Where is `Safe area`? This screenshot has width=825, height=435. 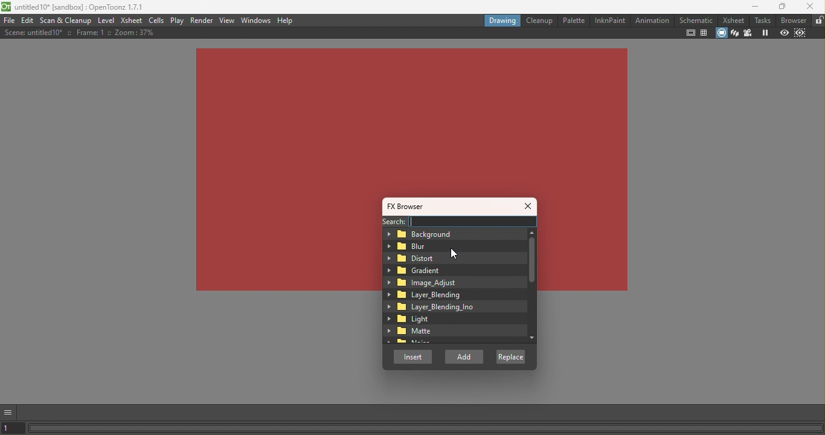
Safe area is located at coordinates (690, 33).